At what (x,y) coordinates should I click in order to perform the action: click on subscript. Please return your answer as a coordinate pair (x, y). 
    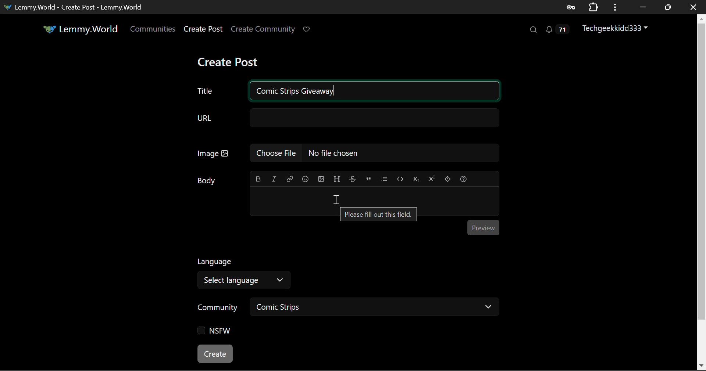
    Looking at the image, I should click on (416, 179).